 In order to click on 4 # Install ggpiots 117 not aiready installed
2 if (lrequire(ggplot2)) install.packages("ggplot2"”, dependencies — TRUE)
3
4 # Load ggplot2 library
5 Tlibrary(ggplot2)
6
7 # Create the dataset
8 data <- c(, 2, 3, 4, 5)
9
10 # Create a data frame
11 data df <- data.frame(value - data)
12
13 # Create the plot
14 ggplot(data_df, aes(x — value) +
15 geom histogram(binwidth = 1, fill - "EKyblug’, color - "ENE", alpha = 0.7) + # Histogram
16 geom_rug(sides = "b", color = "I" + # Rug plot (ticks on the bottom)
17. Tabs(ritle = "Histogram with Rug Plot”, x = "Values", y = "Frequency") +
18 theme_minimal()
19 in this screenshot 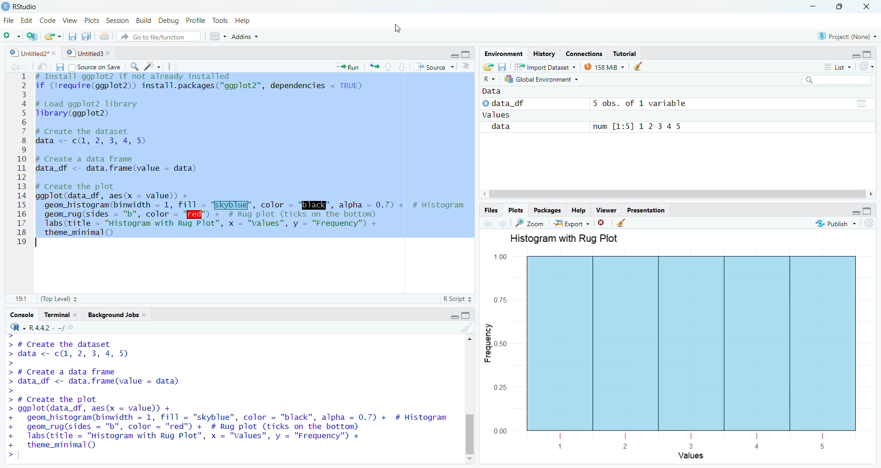, I will do `click(234, 162)`.